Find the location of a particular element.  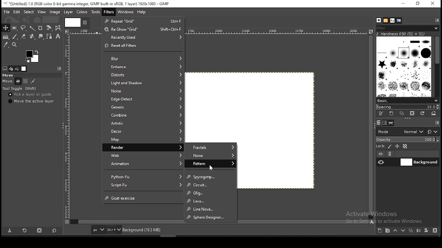

edit is located at coordinates (17, 12).